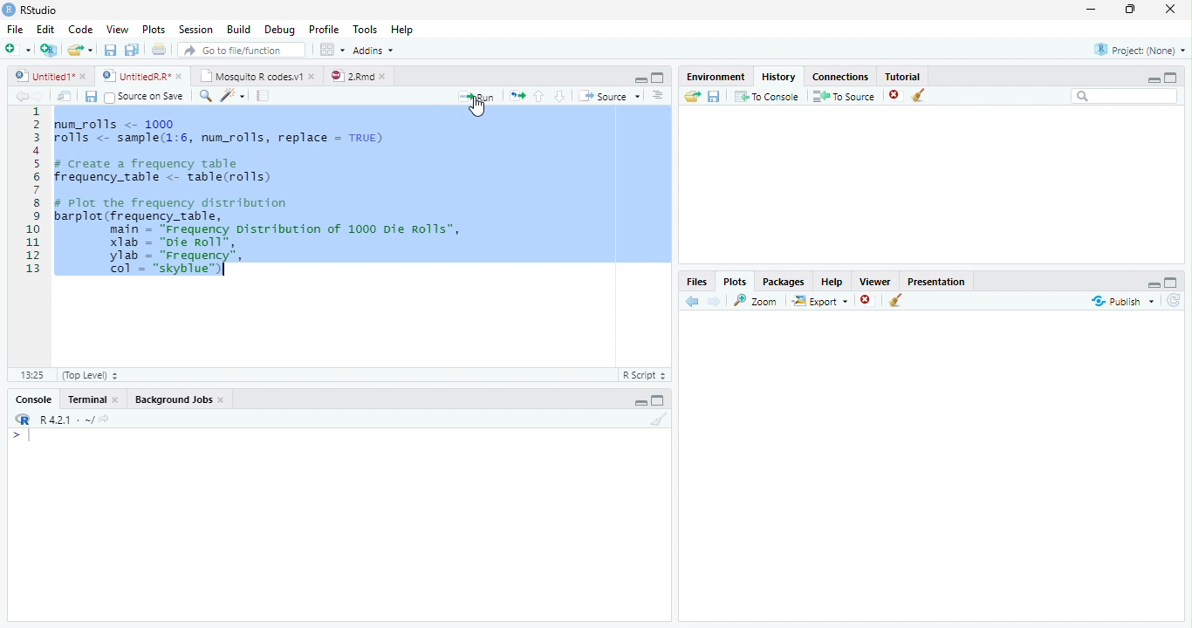 The height and width of the screenshot is (628, 1192). I want to click on Console, so click(337, 524).